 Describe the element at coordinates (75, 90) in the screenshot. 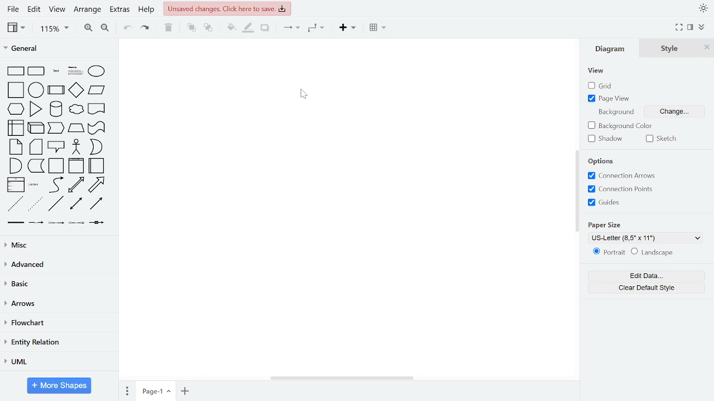

I see `diamond` at that location.